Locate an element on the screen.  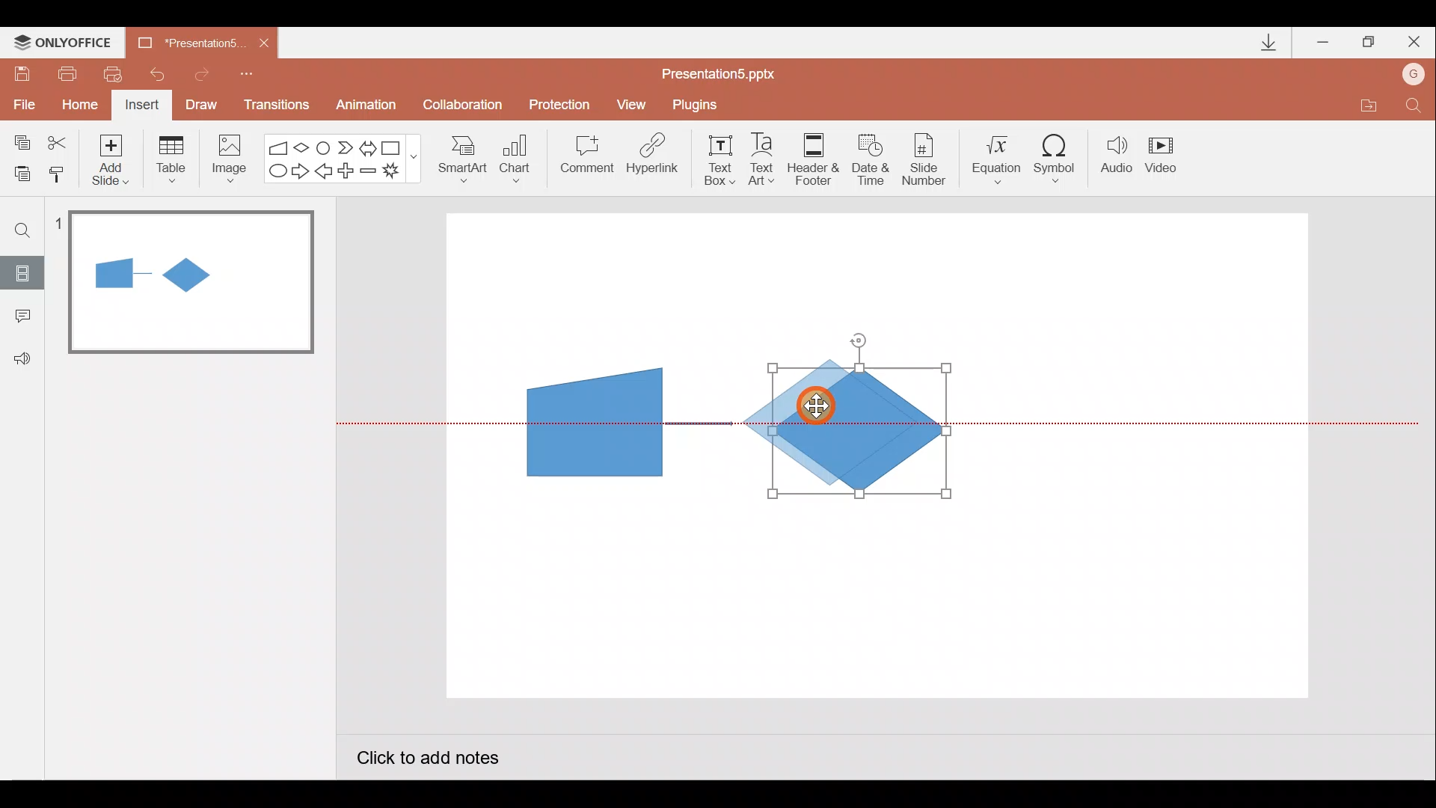
Left arrow is located at coordinates (325, 173).